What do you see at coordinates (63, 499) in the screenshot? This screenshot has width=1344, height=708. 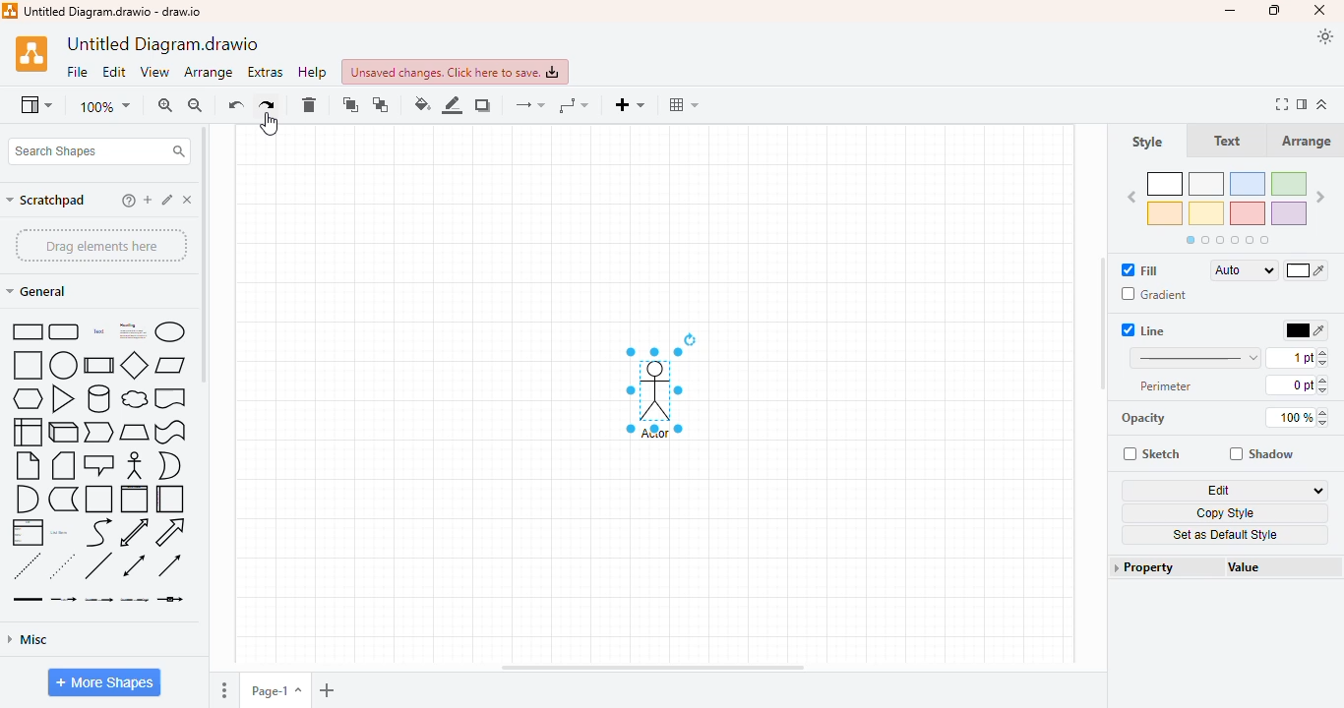 I see `data storage` at bounding box center [63, 499].